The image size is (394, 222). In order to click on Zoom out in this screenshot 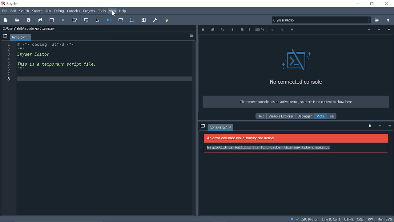, I will do `click(273, 30)`.